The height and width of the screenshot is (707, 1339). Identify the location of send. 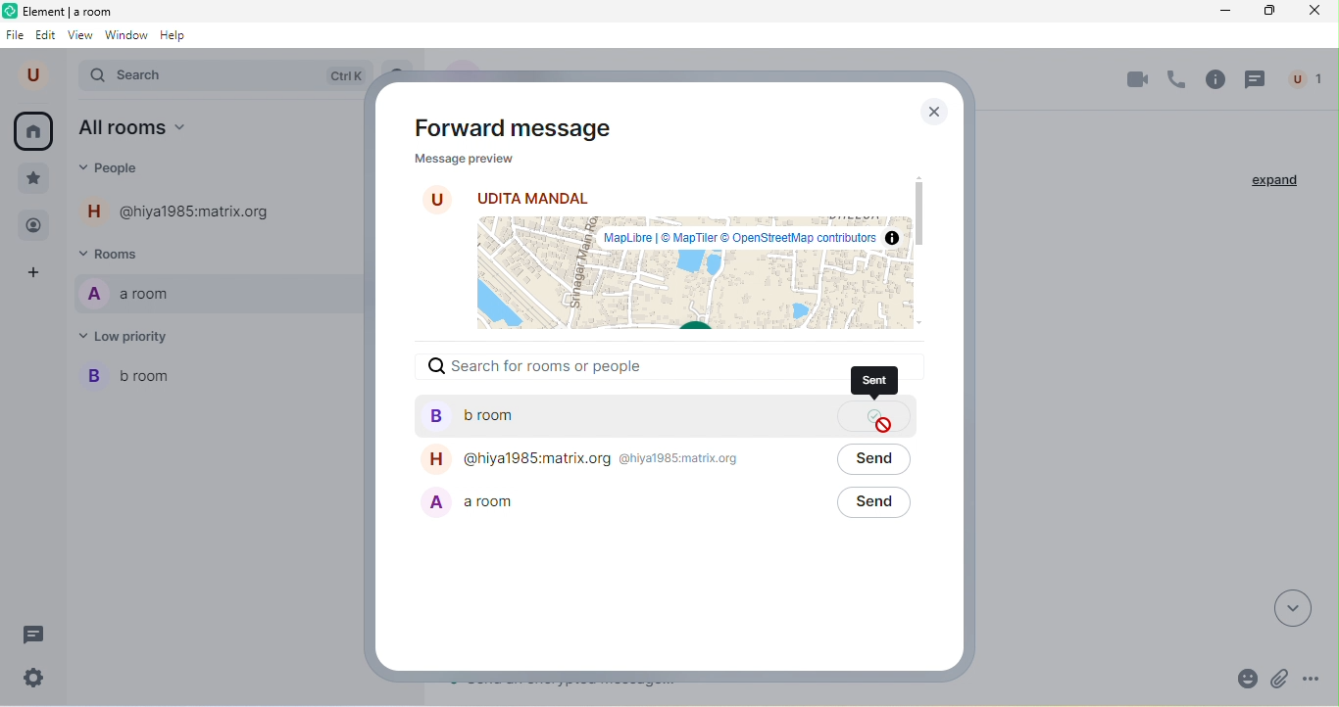
(882, 469).